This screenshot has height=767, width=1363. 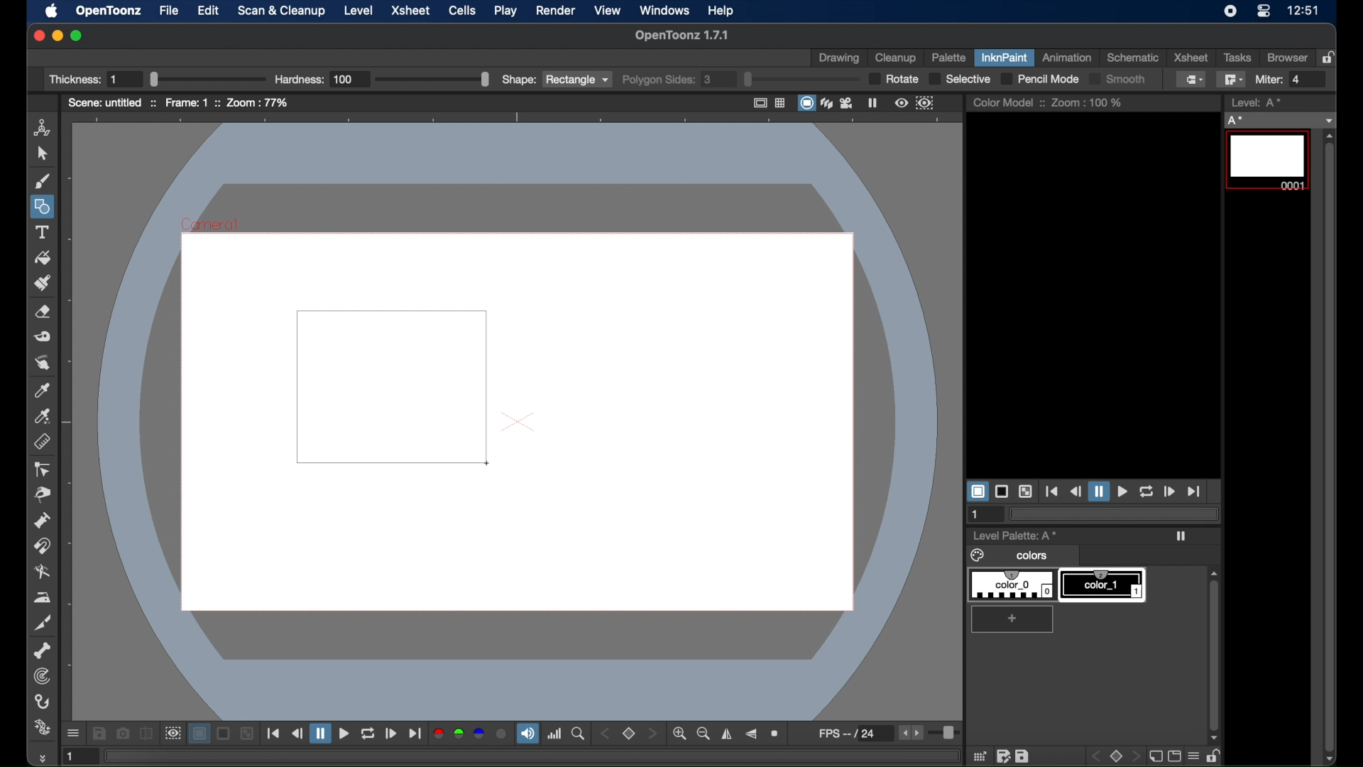 What do you see at coordinates (320, 733) in the screenshot?
I see `pause button` at bounding box center [320, 733].